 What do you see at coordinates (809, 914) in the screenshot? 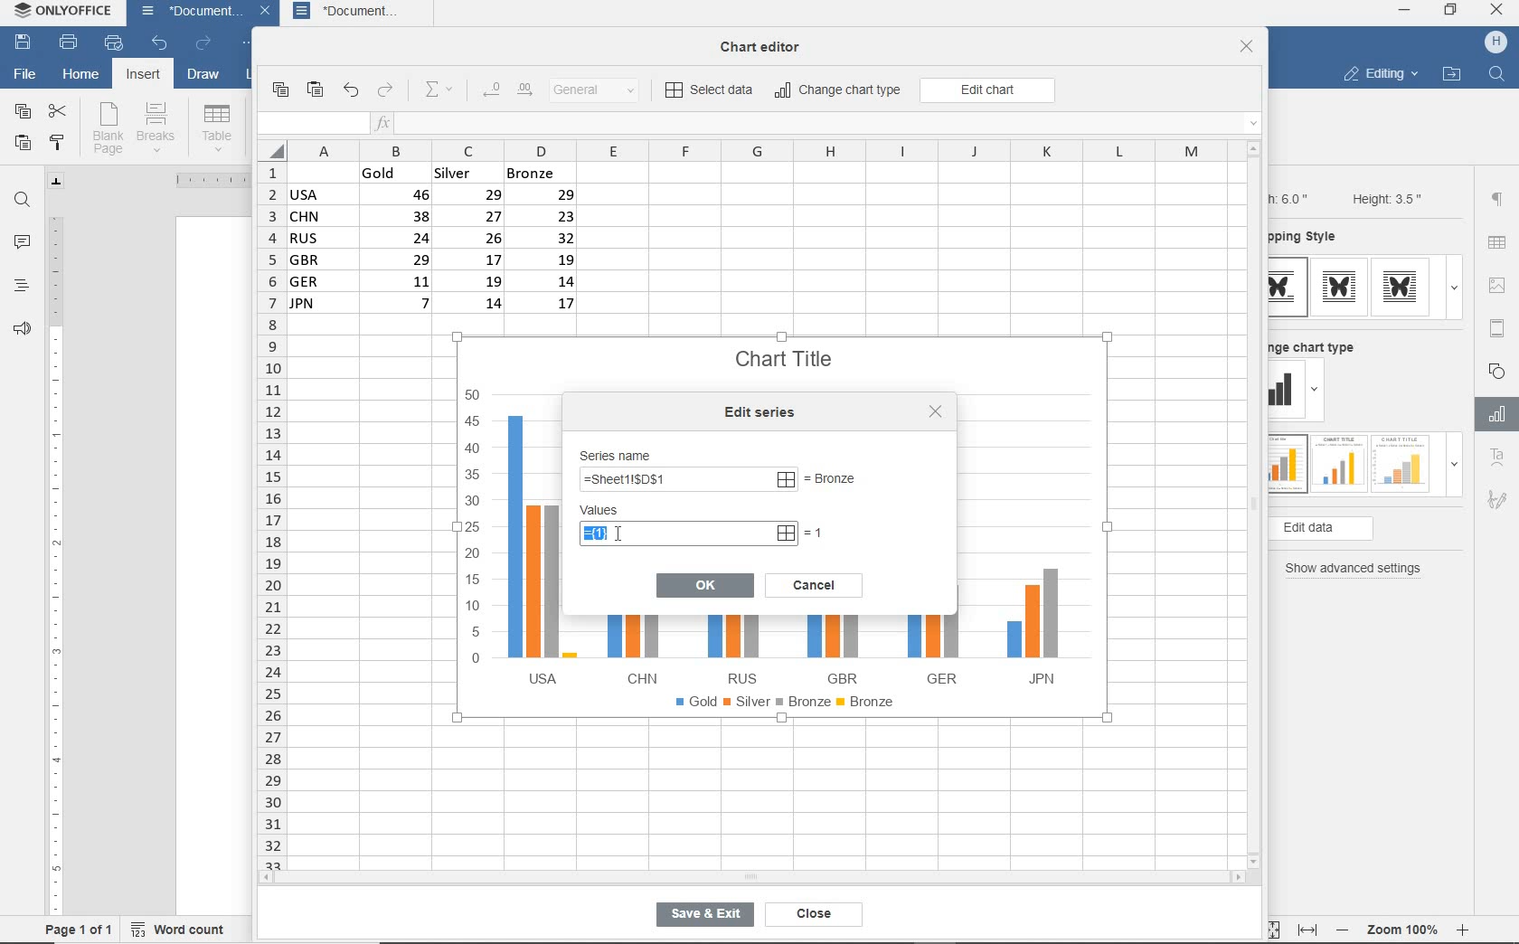
I see `close` at bounding box center [809, 914].